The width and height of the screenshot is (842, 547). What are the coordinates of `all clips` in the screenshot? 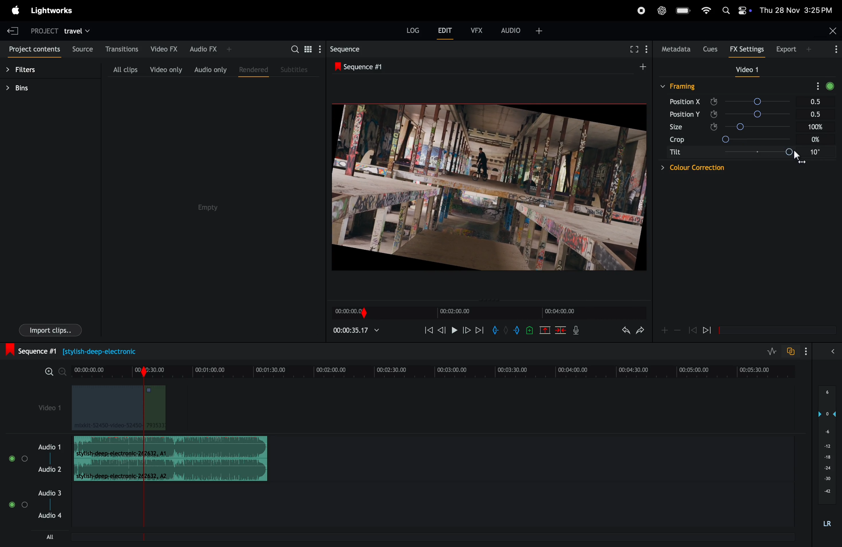 It's located at (120, 69).